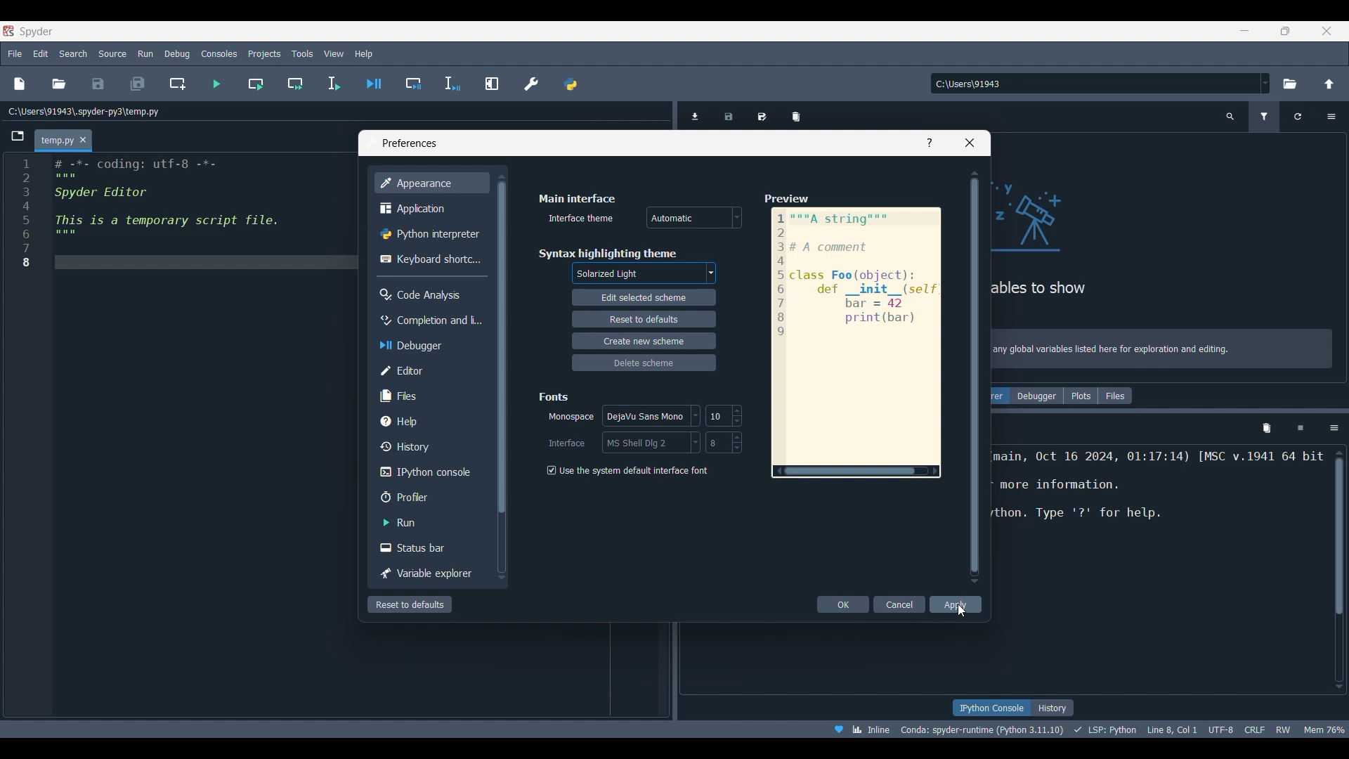  Describe the element at coordinates (1038, 396) in the screenshot. I see `Debugger` at that location.